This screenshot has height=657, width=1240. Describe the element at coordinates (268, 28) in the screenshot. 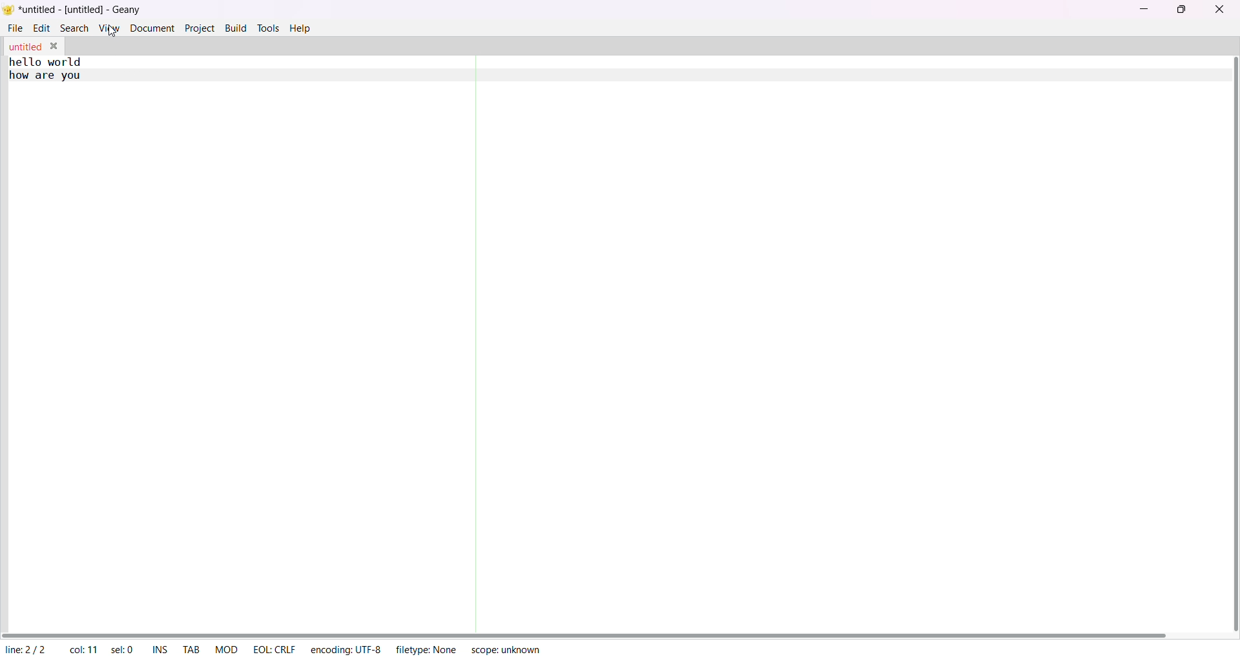

I see `tolls` at that location.